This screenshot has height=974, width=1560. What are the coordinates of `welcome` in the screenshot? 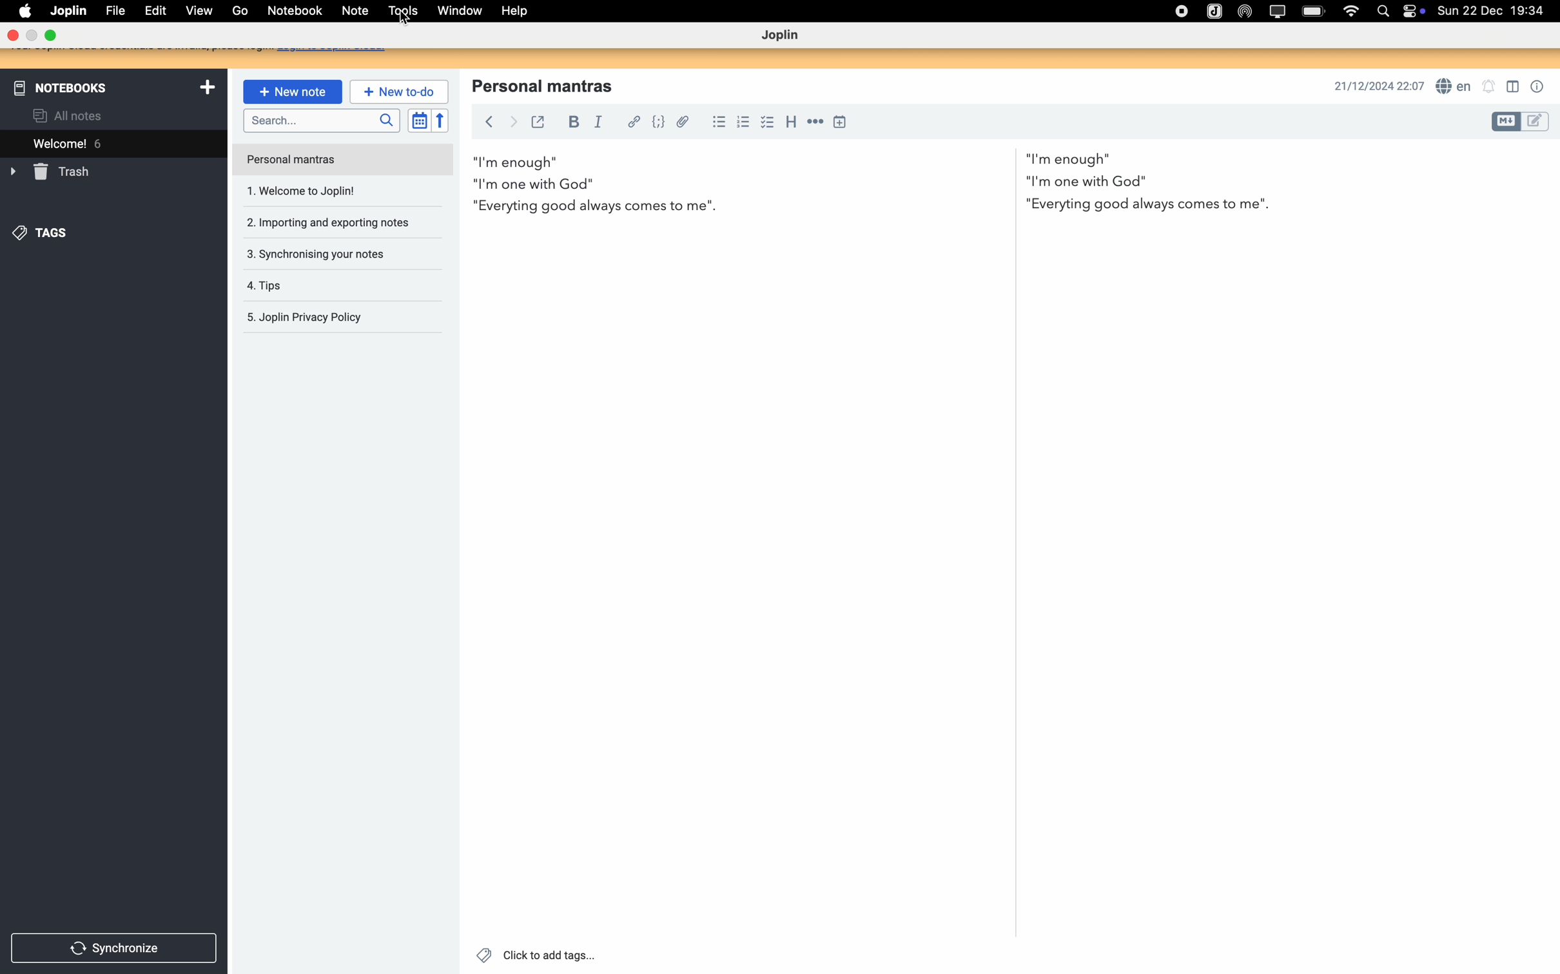 It's located at (111, 144).